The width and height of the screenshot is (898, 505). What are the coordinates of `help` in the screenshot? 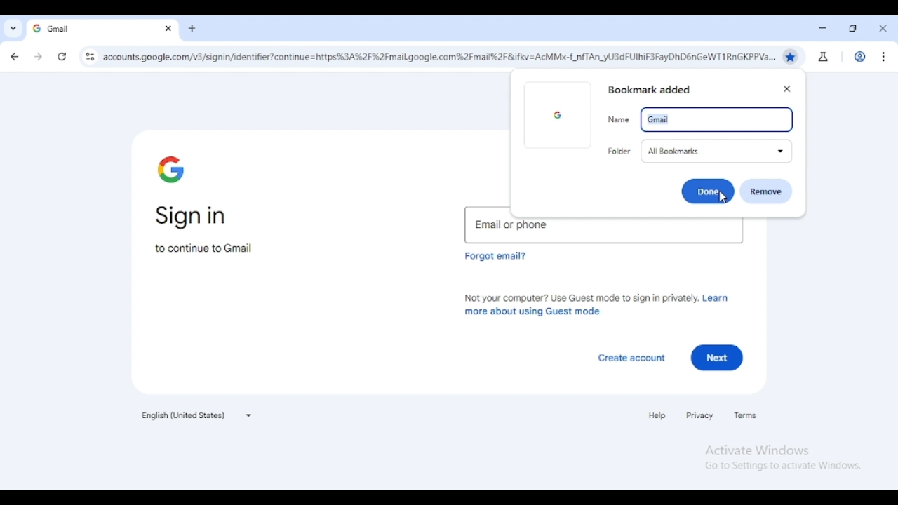 It's located at (657, 415).